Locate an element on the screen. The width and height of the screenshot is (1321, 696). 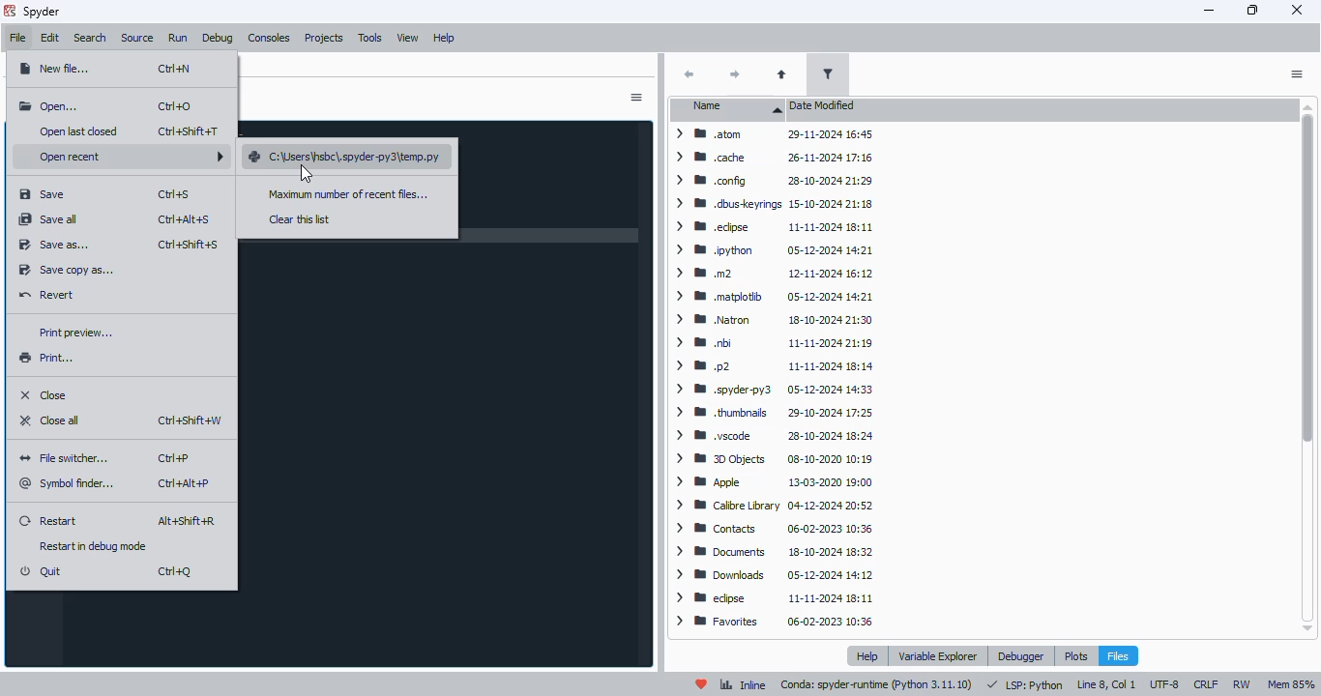
save copy as is located at coordinates (66, 271).